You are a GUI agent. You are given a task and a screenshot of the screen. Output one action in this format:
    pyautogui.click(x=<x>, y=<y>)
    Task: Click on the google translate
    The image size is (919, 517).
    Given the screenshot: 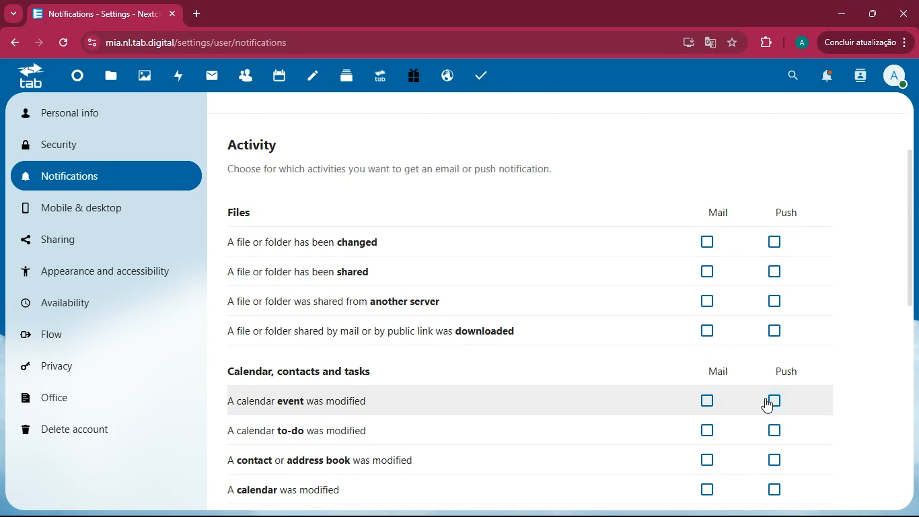 What is the action you would take?
    pyautogui.click(x=710, y=44)
    